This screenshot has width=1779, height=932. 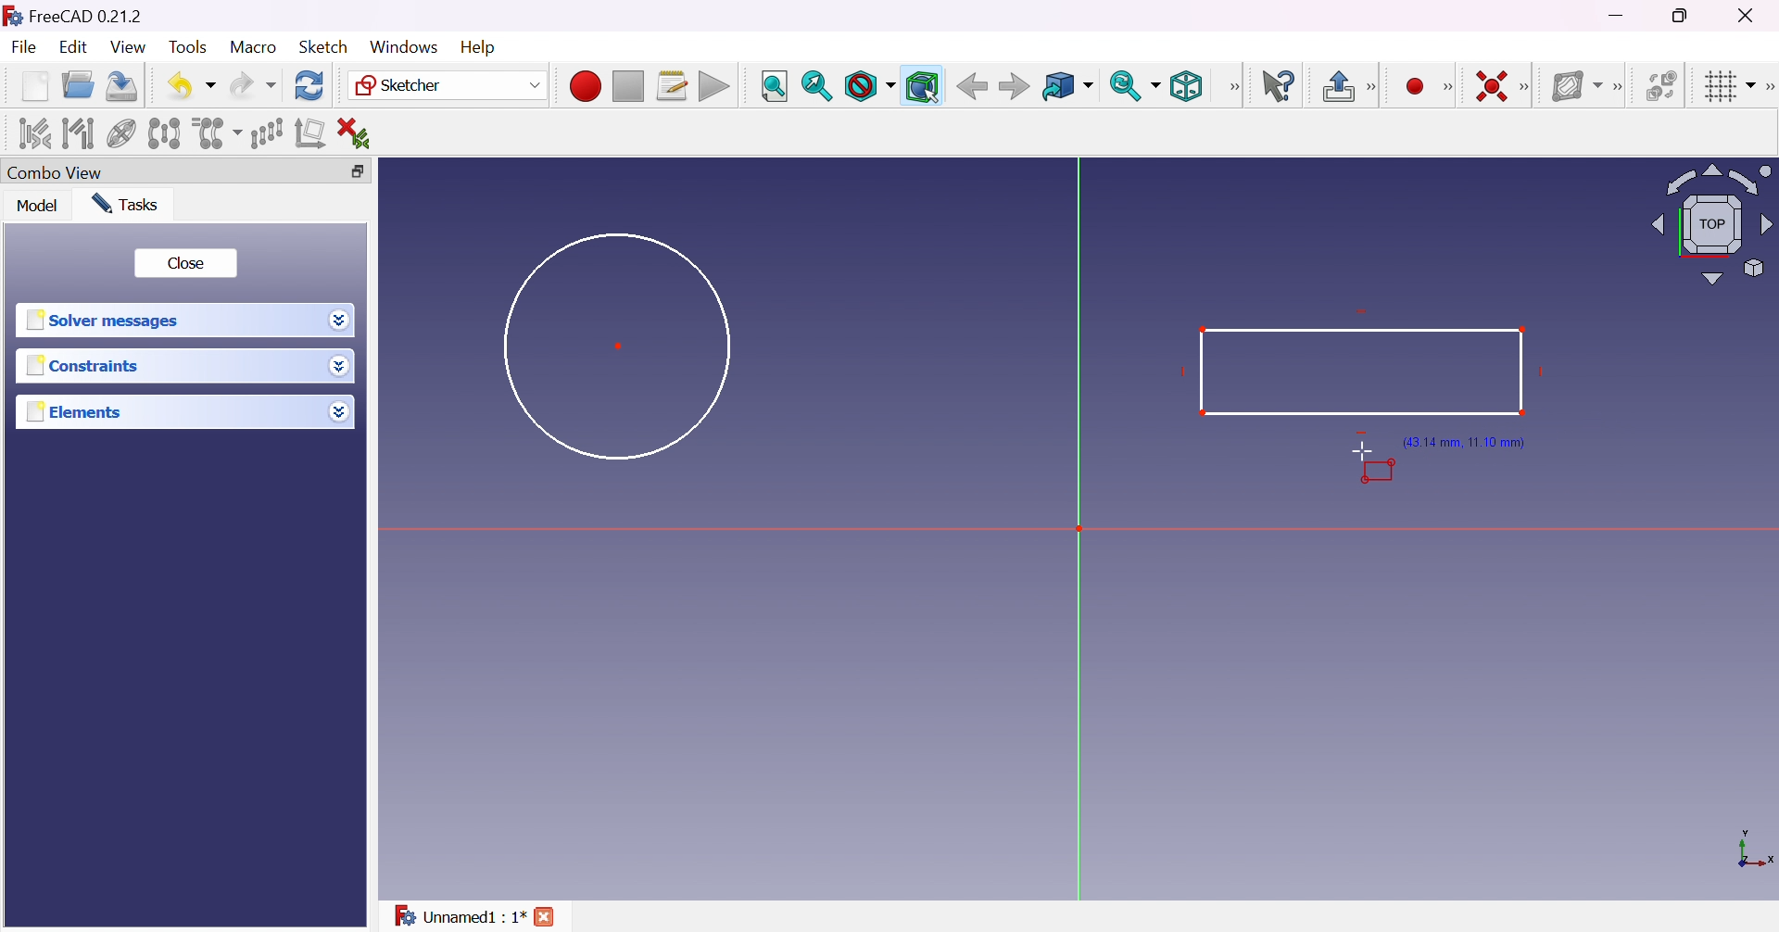 I want to click on Show/hide internal geometry, so click(x=123, y=135).